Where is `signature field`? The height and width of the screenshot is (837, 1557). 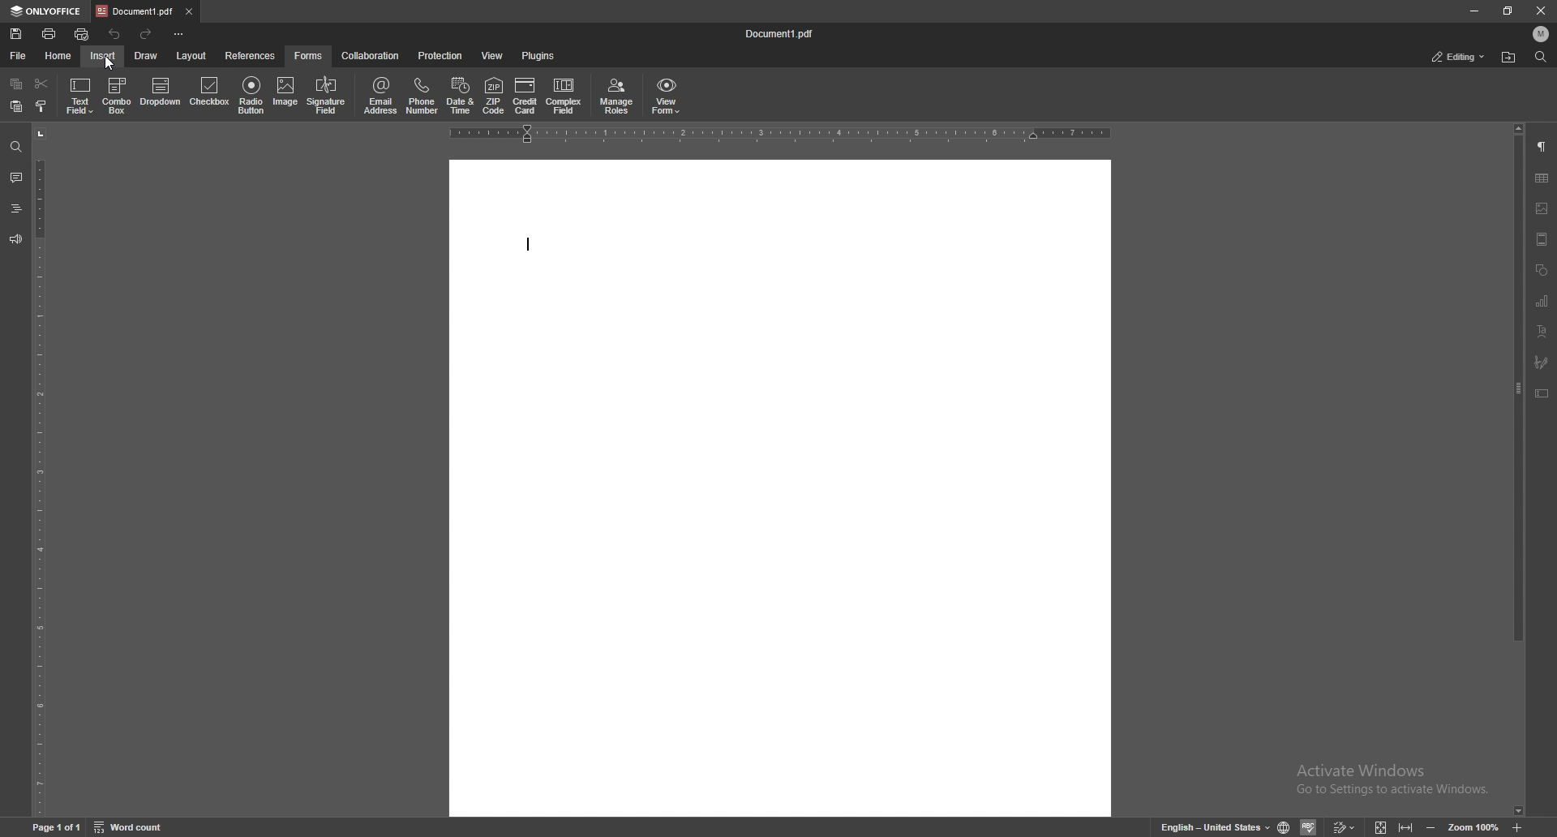
signature field is located at coordinates (326, 95).